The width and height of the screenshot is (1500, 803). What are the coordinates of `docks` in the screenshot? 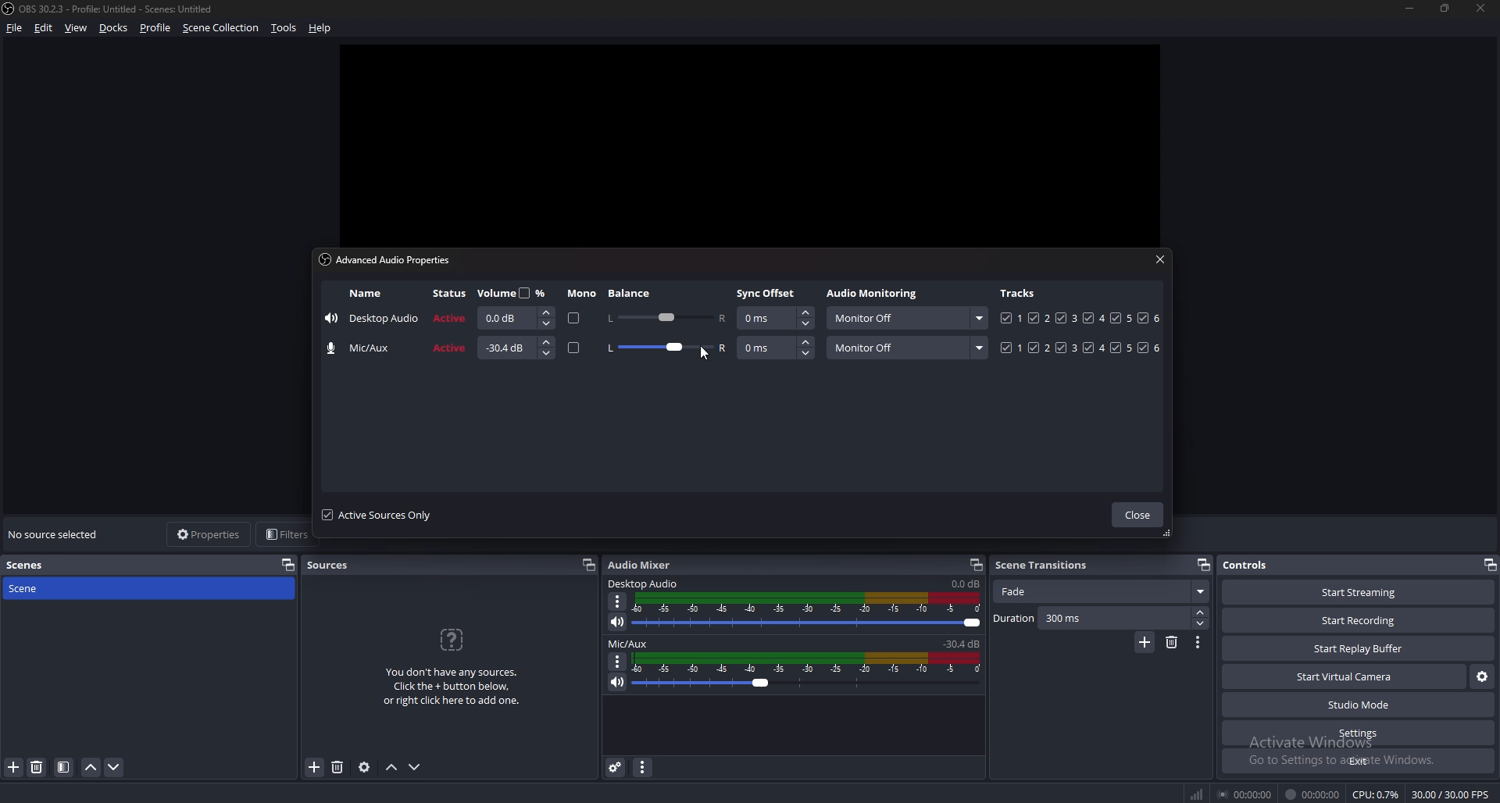 It's located at (113, 28).